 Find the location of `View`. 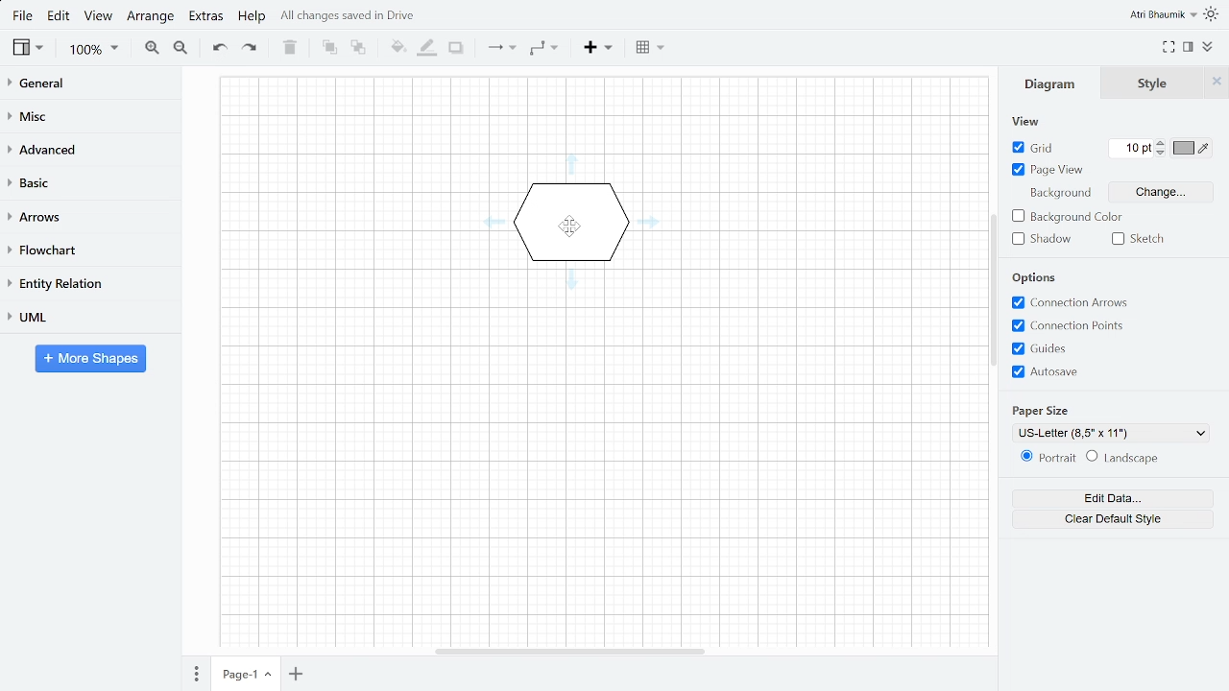

View is located at coordinates (1024, 121).